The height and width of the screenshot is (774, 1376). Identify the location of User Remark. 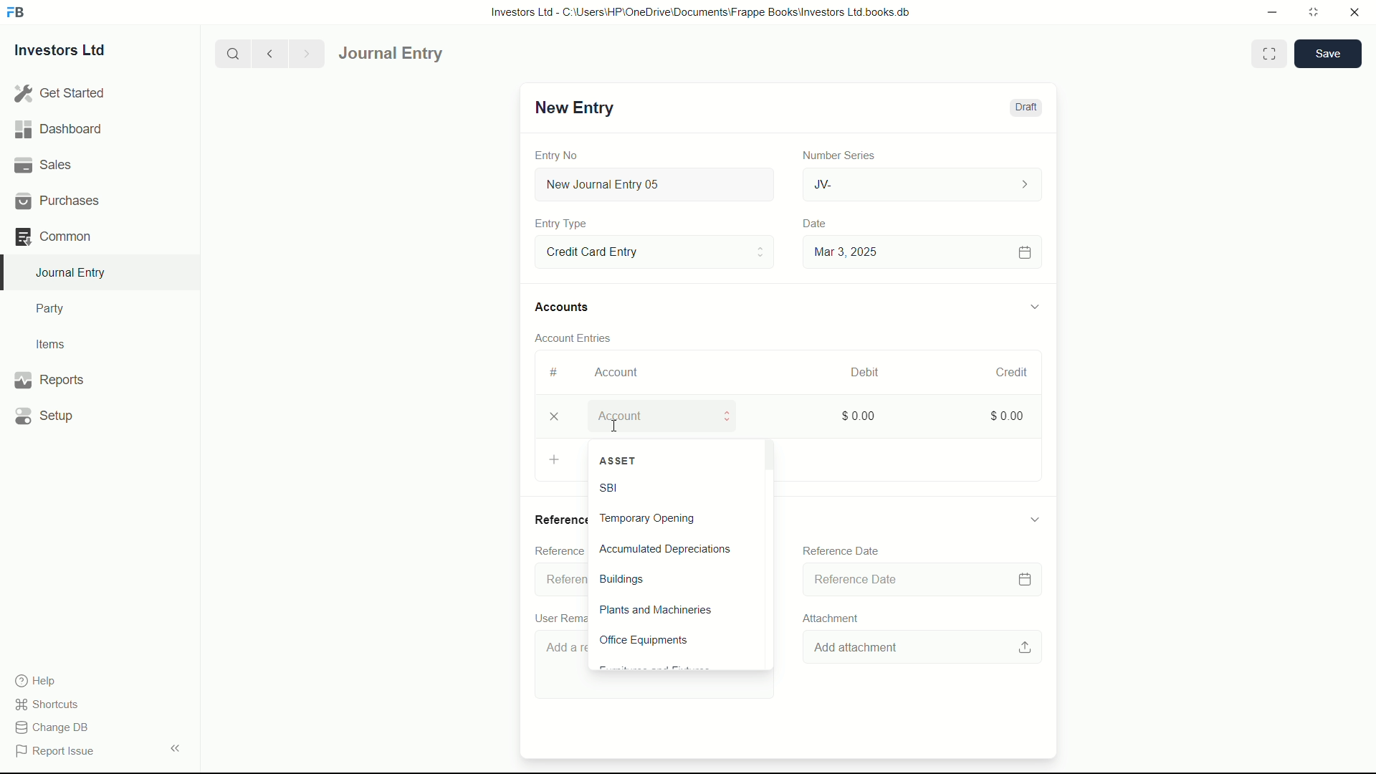
(558, 617).